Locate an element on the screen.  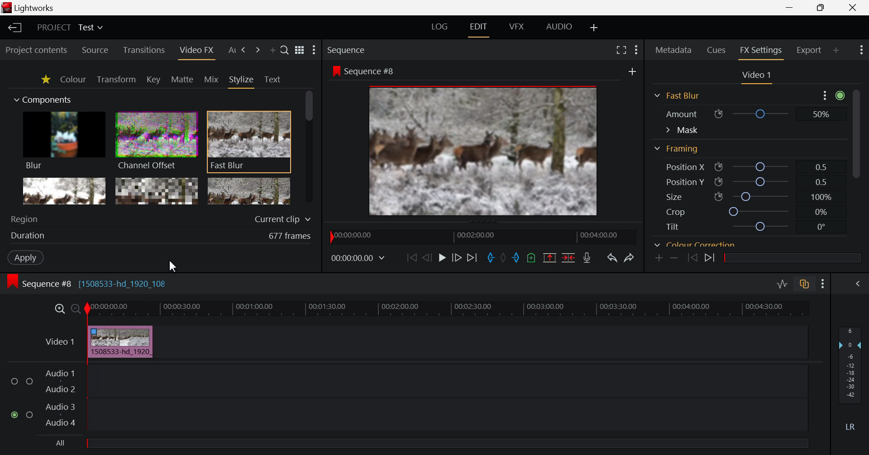
Metadata is located at coordinates (673, 51).